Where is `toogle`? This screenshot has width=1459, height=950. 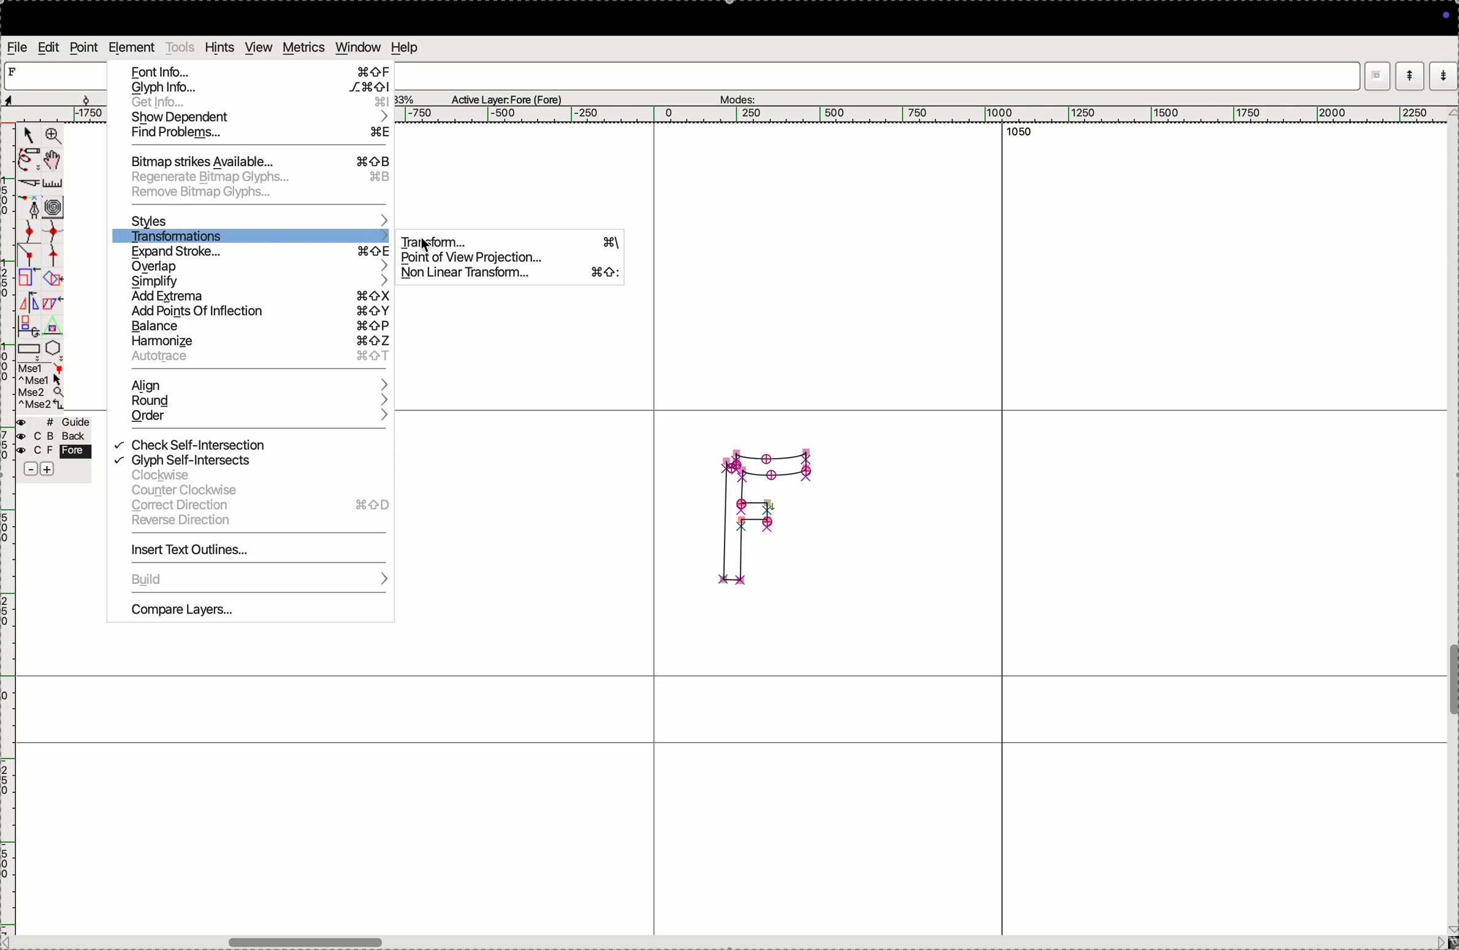
toogle is located at coordinates (1452, 684).